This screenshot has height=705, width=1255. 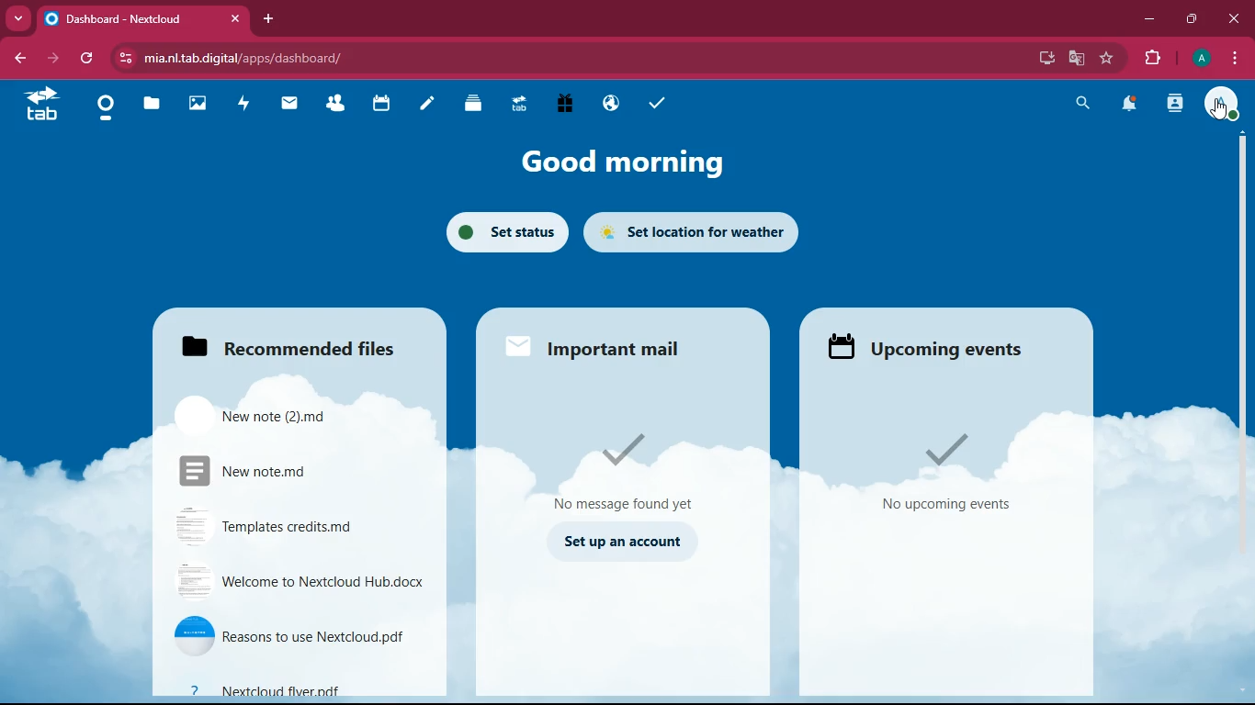 What do you see at coordinates (244, 103) in the screenshot?
I see `activity` at bounding box center [244, 103].